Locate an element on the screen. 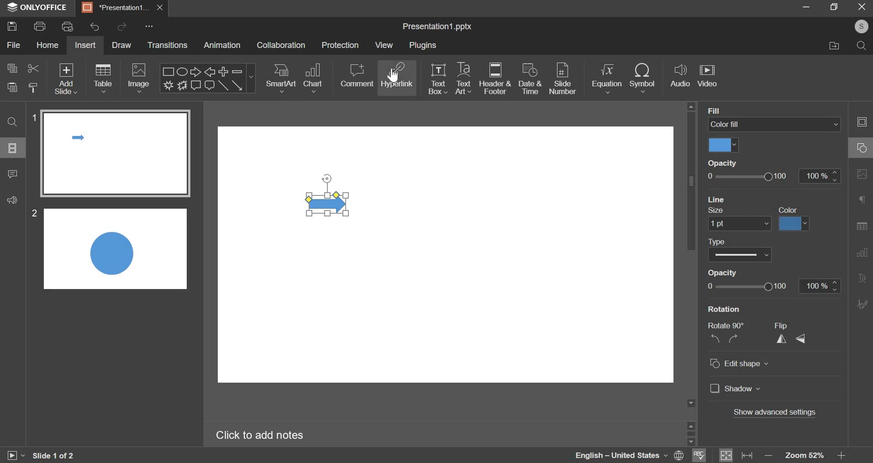  draw is located at coordinates (121, 45).